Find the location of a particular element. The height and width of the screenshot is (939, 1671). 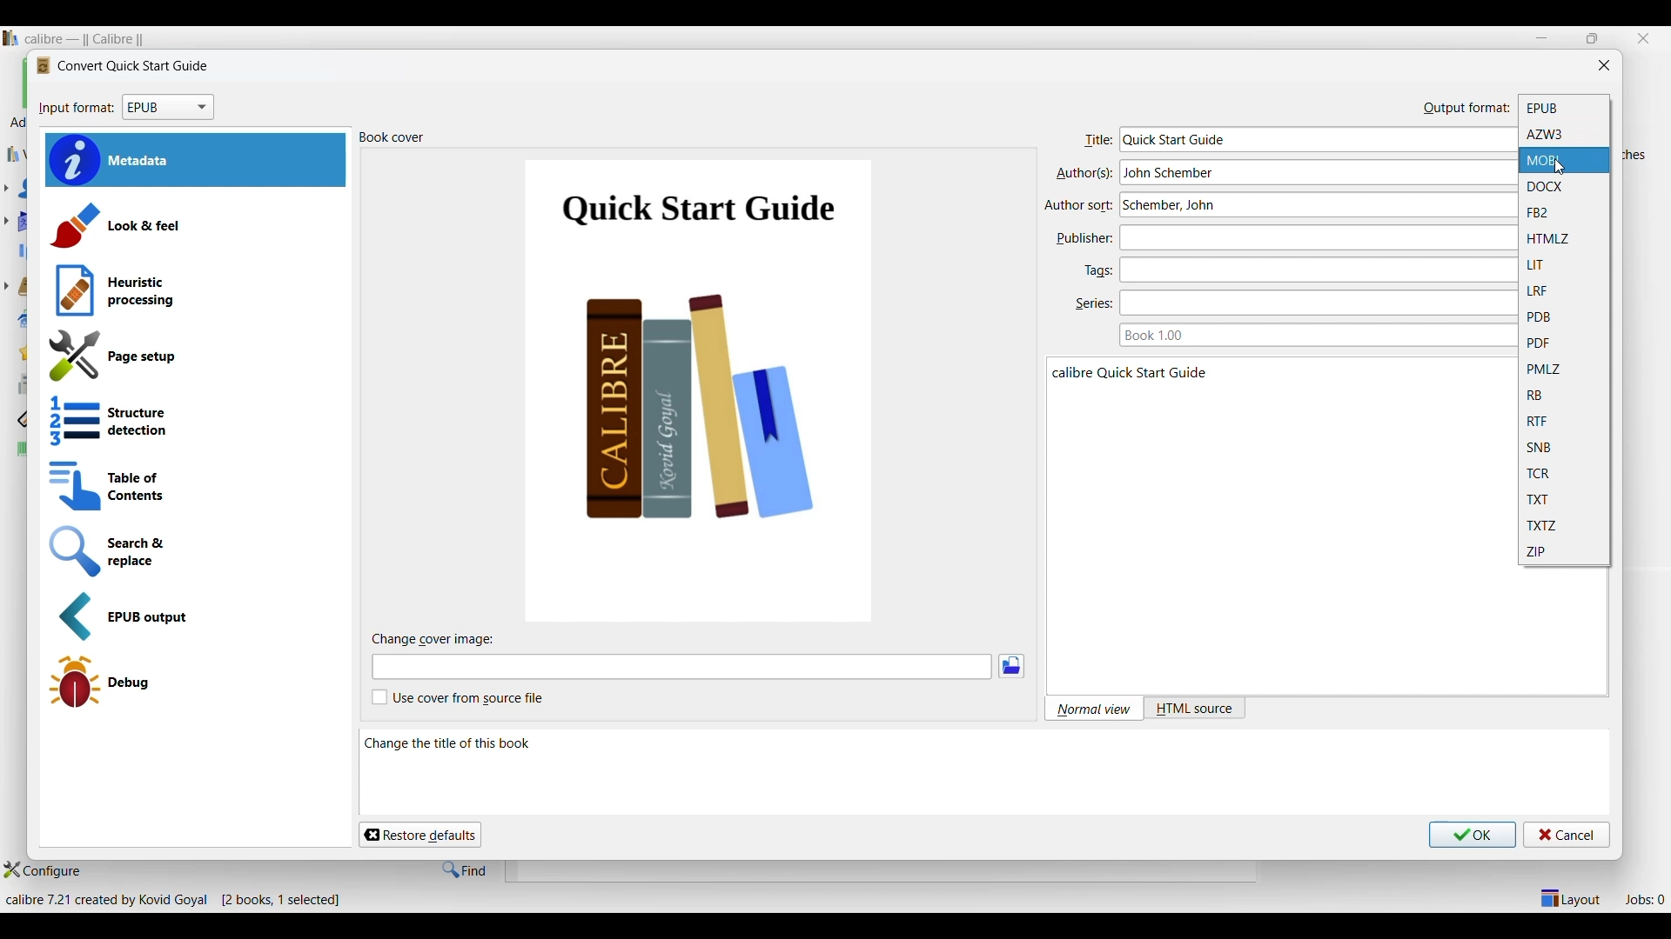

Format options is located at coordinates (168, 108).